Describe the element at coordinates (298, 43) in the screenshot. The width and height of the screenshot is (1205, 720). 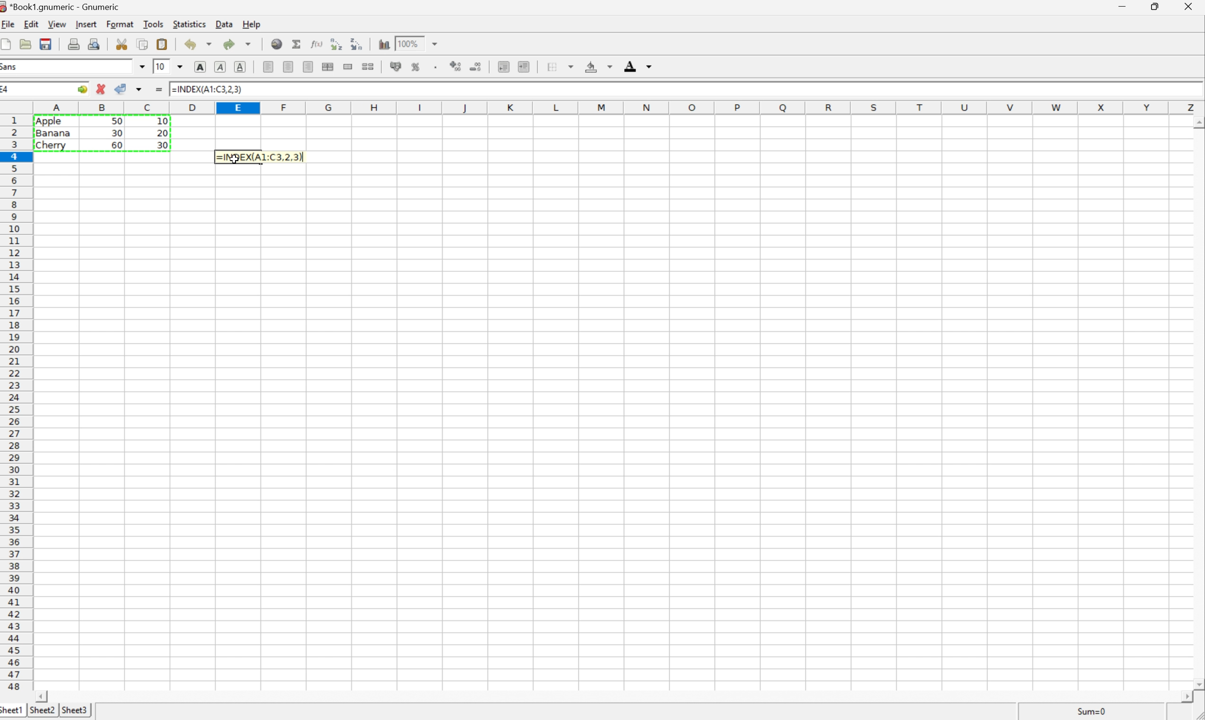
I see `sum in current cell` at that location.